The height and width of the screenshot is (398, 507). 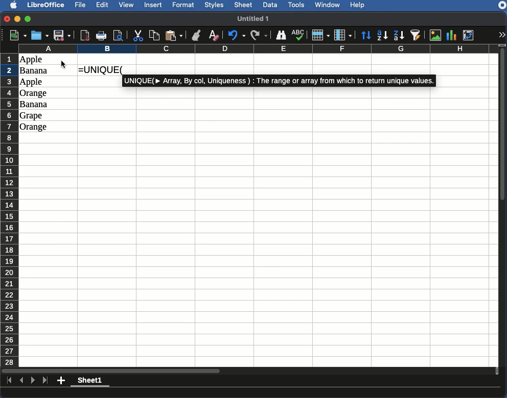 I want to click on Image, so click(x=435, y=35).